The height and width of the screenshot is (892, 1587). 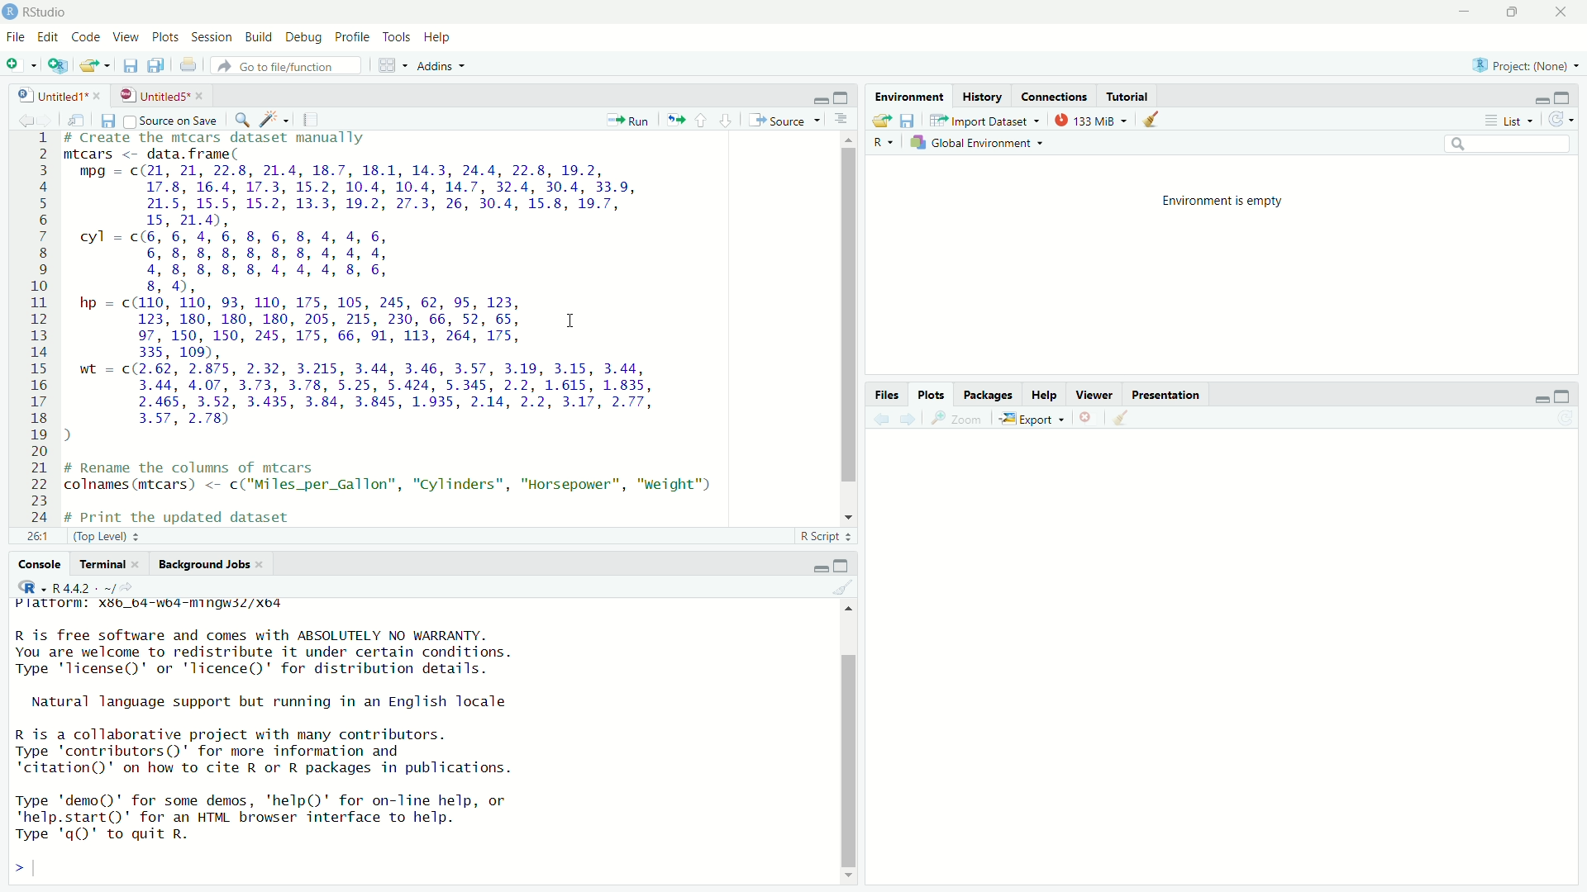 I want to click on downward, so click(x=727, y=116).